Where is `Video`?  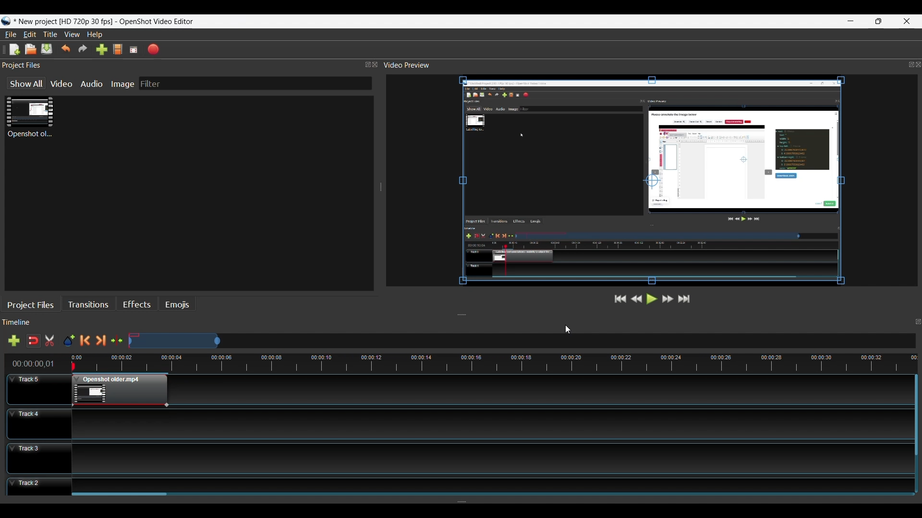
Video is located at coordinates (62, 84).